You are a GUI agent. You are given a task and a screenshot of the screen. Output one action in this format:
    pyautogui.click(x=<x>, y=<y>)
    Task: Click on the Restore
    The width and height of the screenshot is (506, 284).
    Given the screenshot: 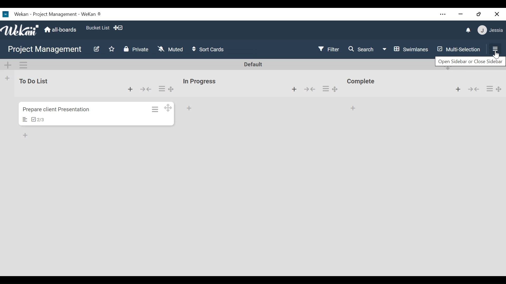 What is the action you would take?
    pyautogui.click(x=479, y=14)
    